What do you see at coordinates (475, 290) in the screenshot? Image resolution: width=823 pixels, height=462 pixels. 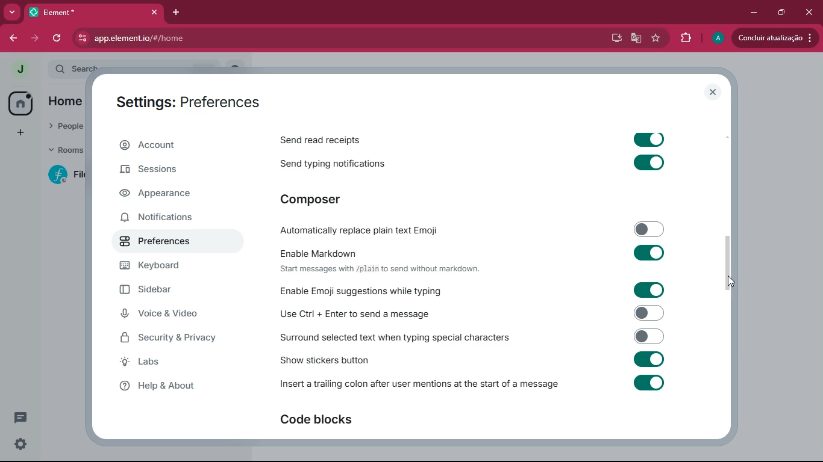 I see `Enable Emoji suggestions while typing` at bounding box center [475, 290].